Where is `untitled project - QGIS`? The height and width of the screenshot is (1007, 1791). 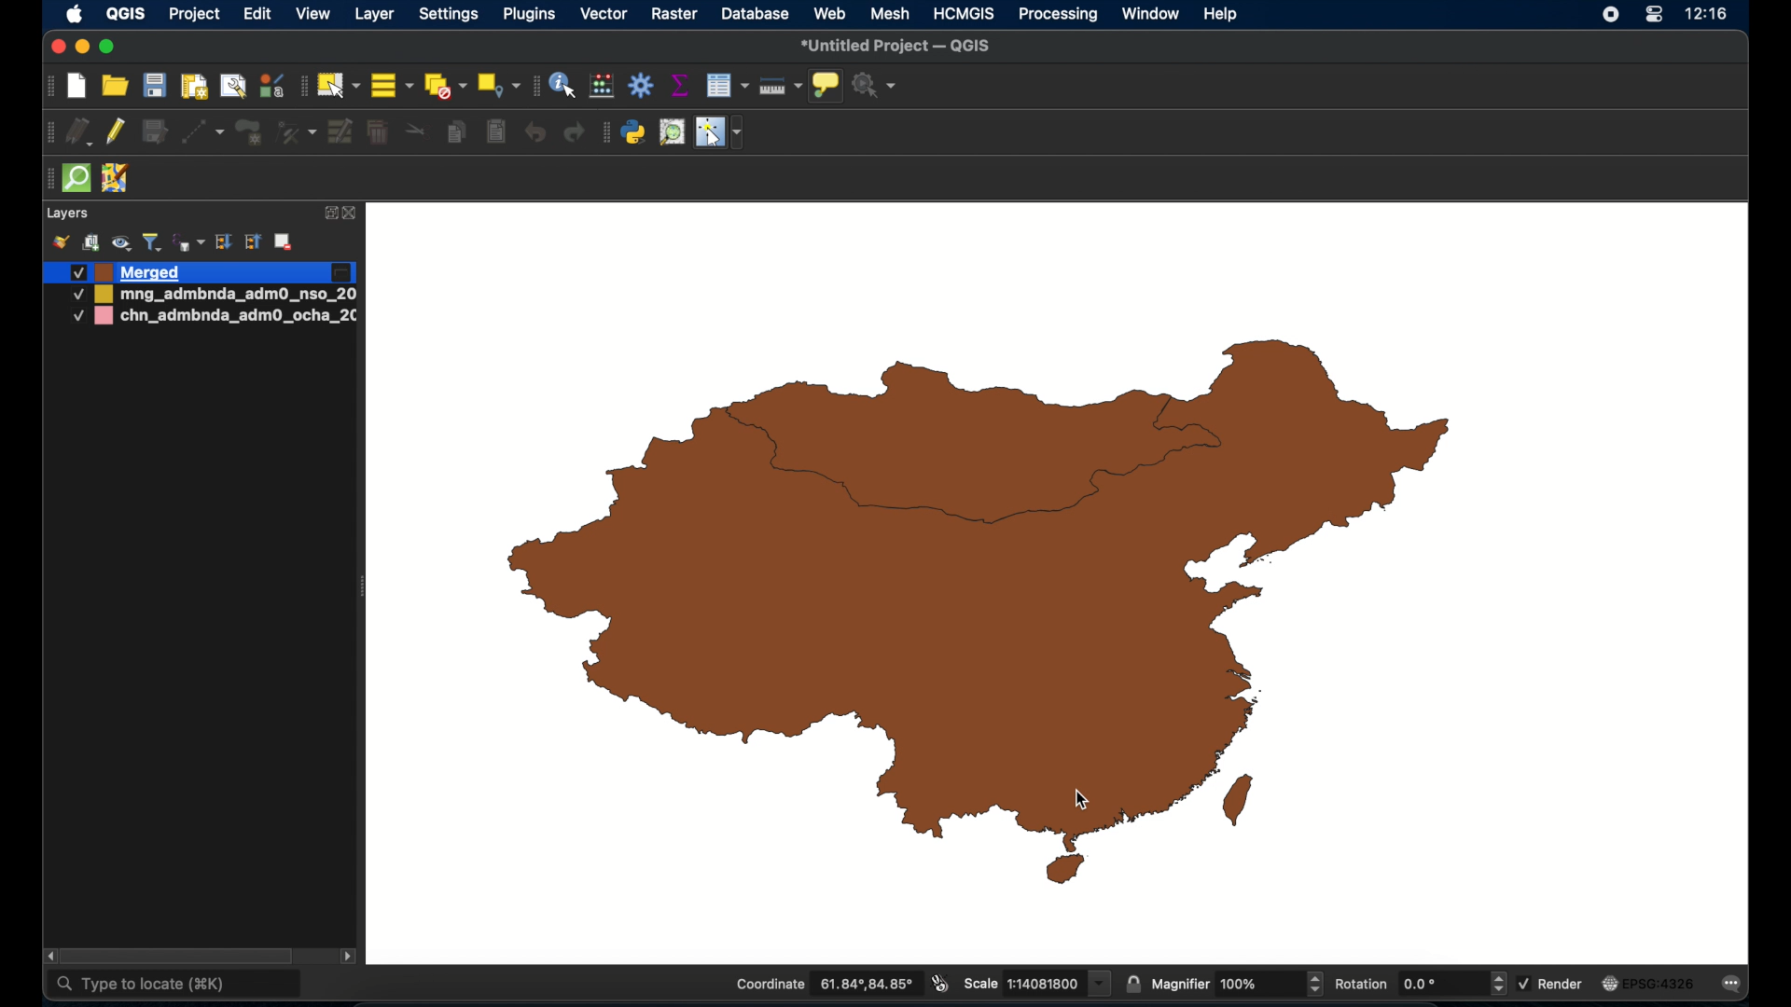 untitled project - QGIS is located at coordinates (898, 47).